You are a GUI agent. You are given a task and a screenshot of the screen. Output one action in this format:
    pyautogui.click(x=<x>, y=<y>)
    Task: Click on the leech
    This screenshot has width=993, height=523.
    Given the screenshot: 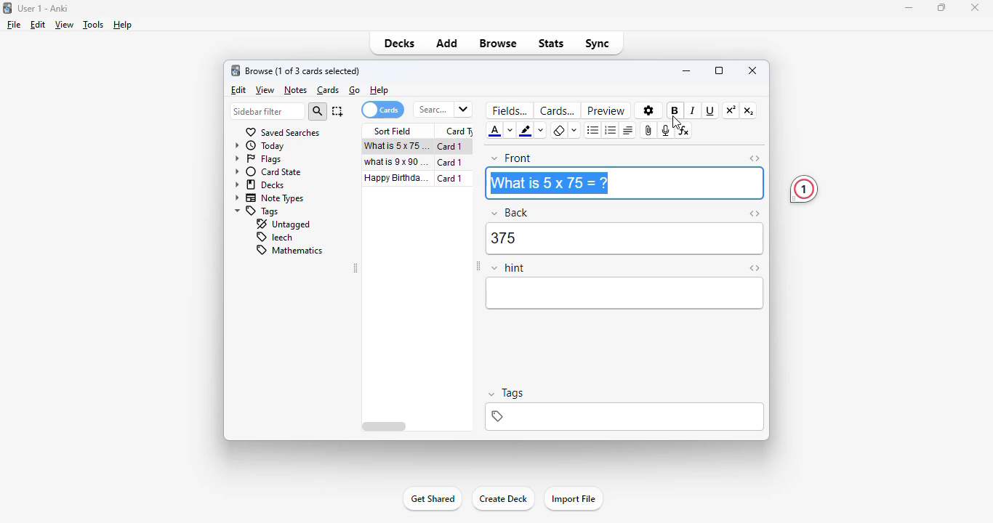 What is the action you would take?
    pyautogui.click(x=274, y=238)
    